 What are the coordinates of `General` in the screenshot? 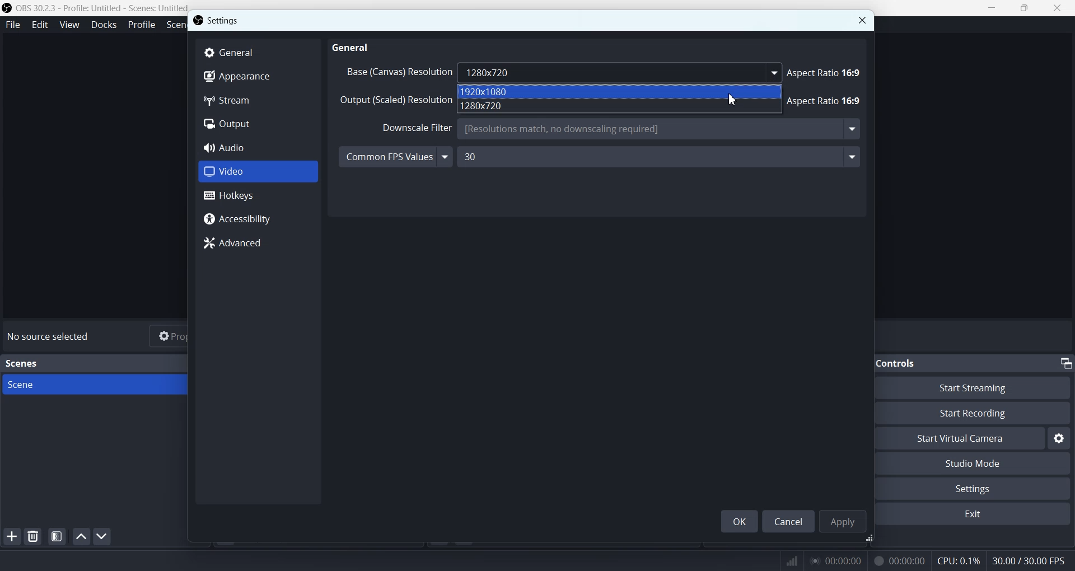 It's located at (258, 52).